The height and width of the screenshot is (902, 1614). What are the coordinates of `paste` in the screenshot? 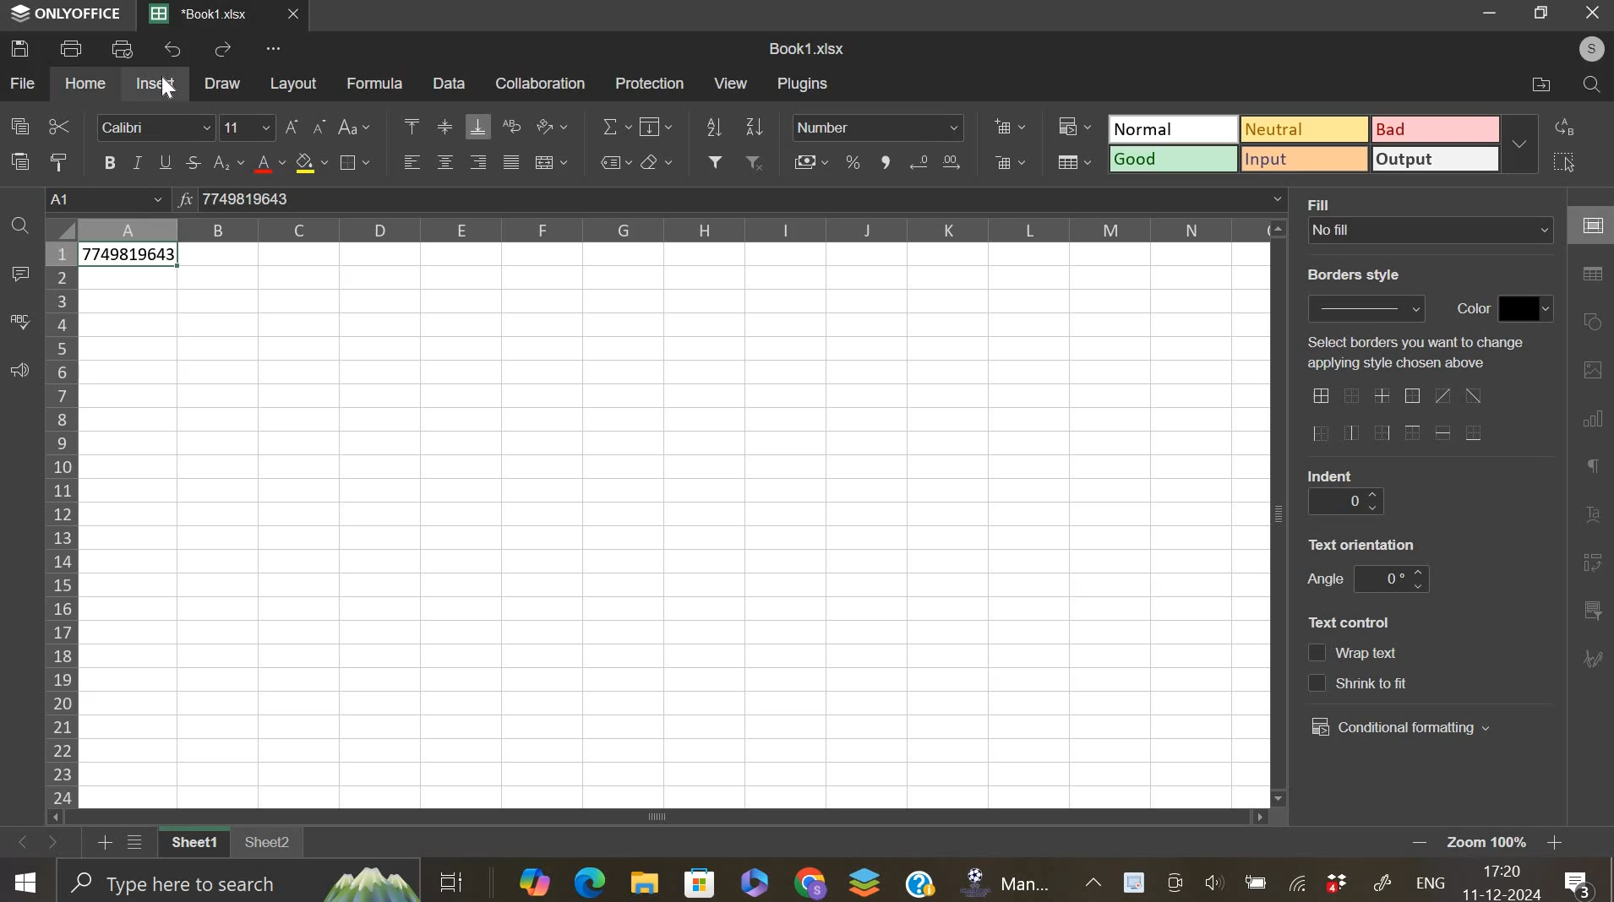 It's located at (22, 161).